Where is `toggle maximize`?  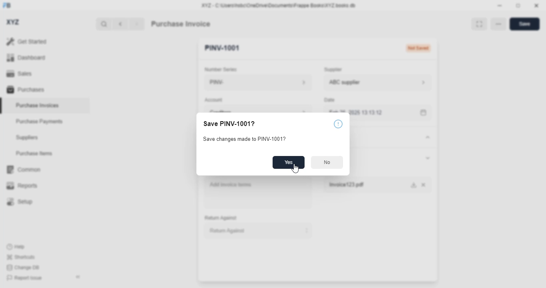
toggle maximize is located at coordinates (518, 5).